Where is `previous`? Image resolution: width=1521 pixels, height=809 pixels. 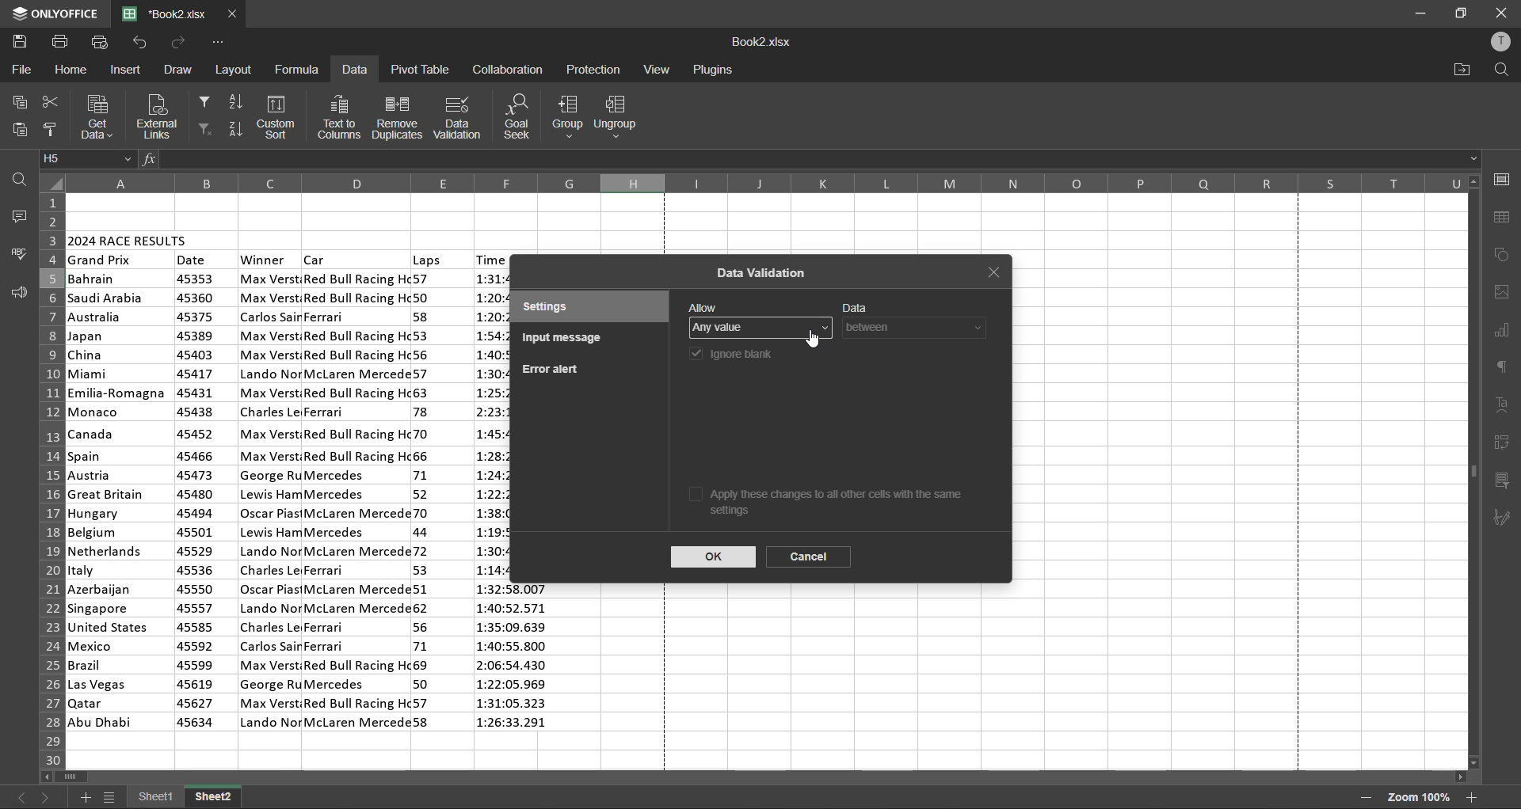 previous is located at coordinates (20, 796).